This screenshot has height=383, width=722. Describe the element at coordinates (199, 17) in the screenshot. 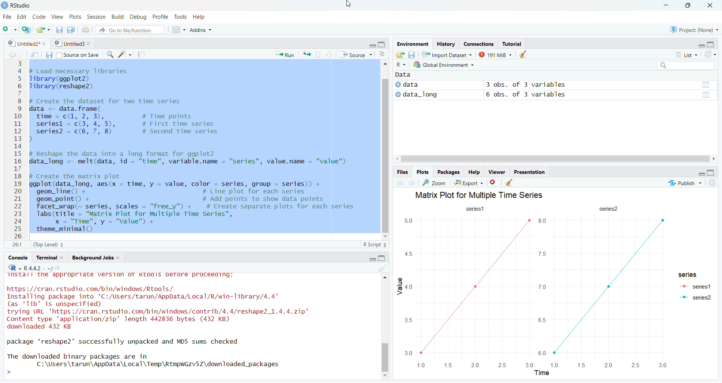

I see `Help` at that location.